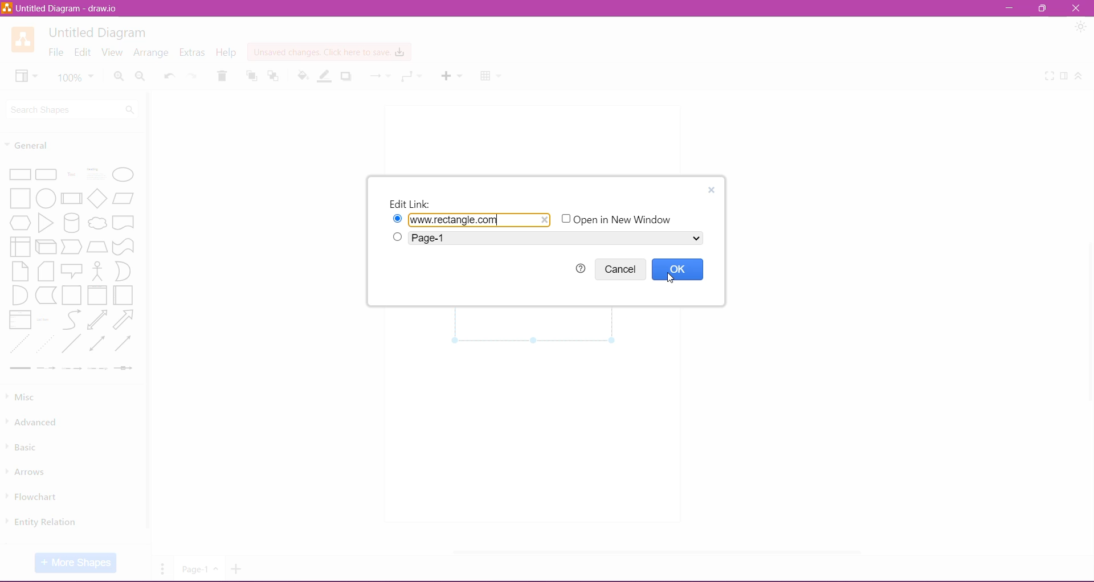  What do you see at coordinates (411, 203) in the screenshot?
I see `Edit Link` at bounding box center [411, 203].